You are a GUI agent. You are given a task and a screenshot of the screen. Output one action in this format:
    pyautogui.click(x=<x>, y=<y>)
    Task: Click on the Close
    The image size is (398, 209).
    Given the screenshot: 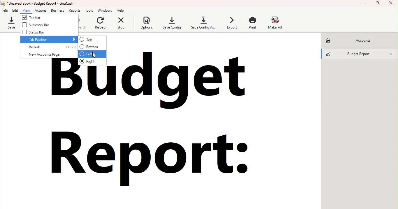 What is the action you would take?
    pyautogui.click(x=391, y=54)
    